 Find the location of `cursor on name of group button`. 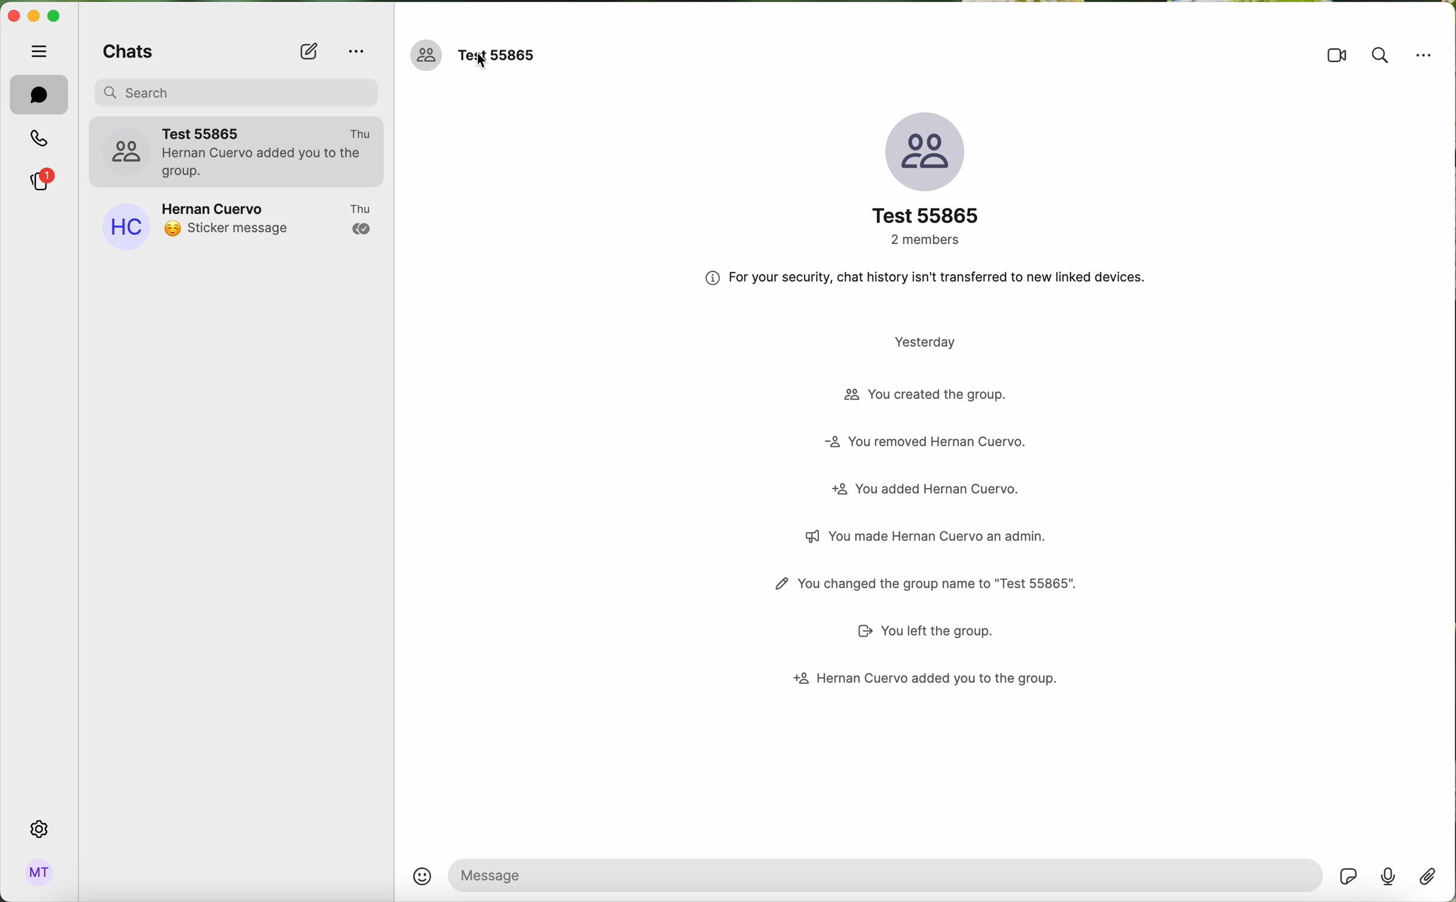

cursor on name of group button is located at coordinates (475, 57).